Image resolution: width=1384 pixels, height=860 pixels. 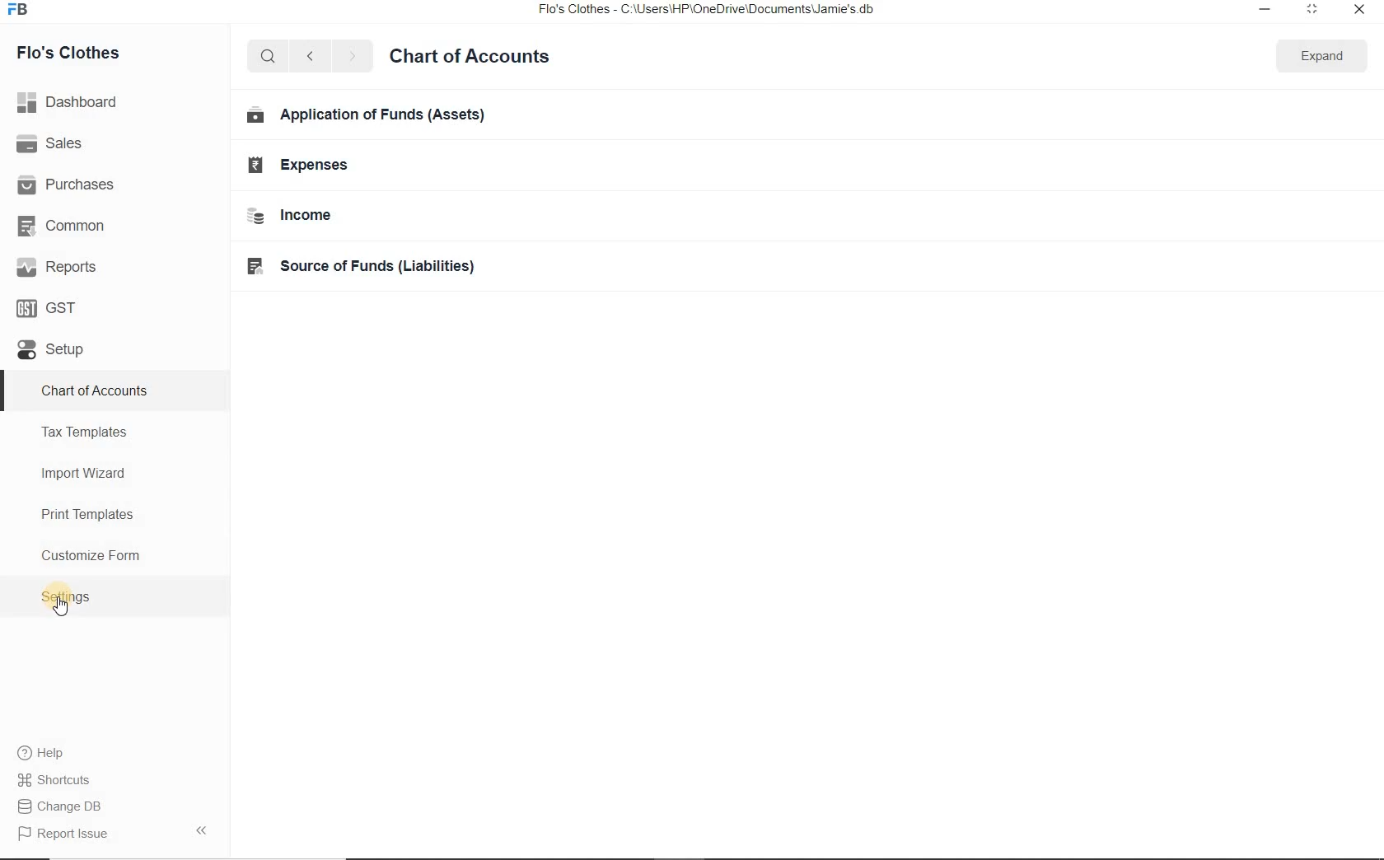 I want to click on Common, so click(x=65, y=227).